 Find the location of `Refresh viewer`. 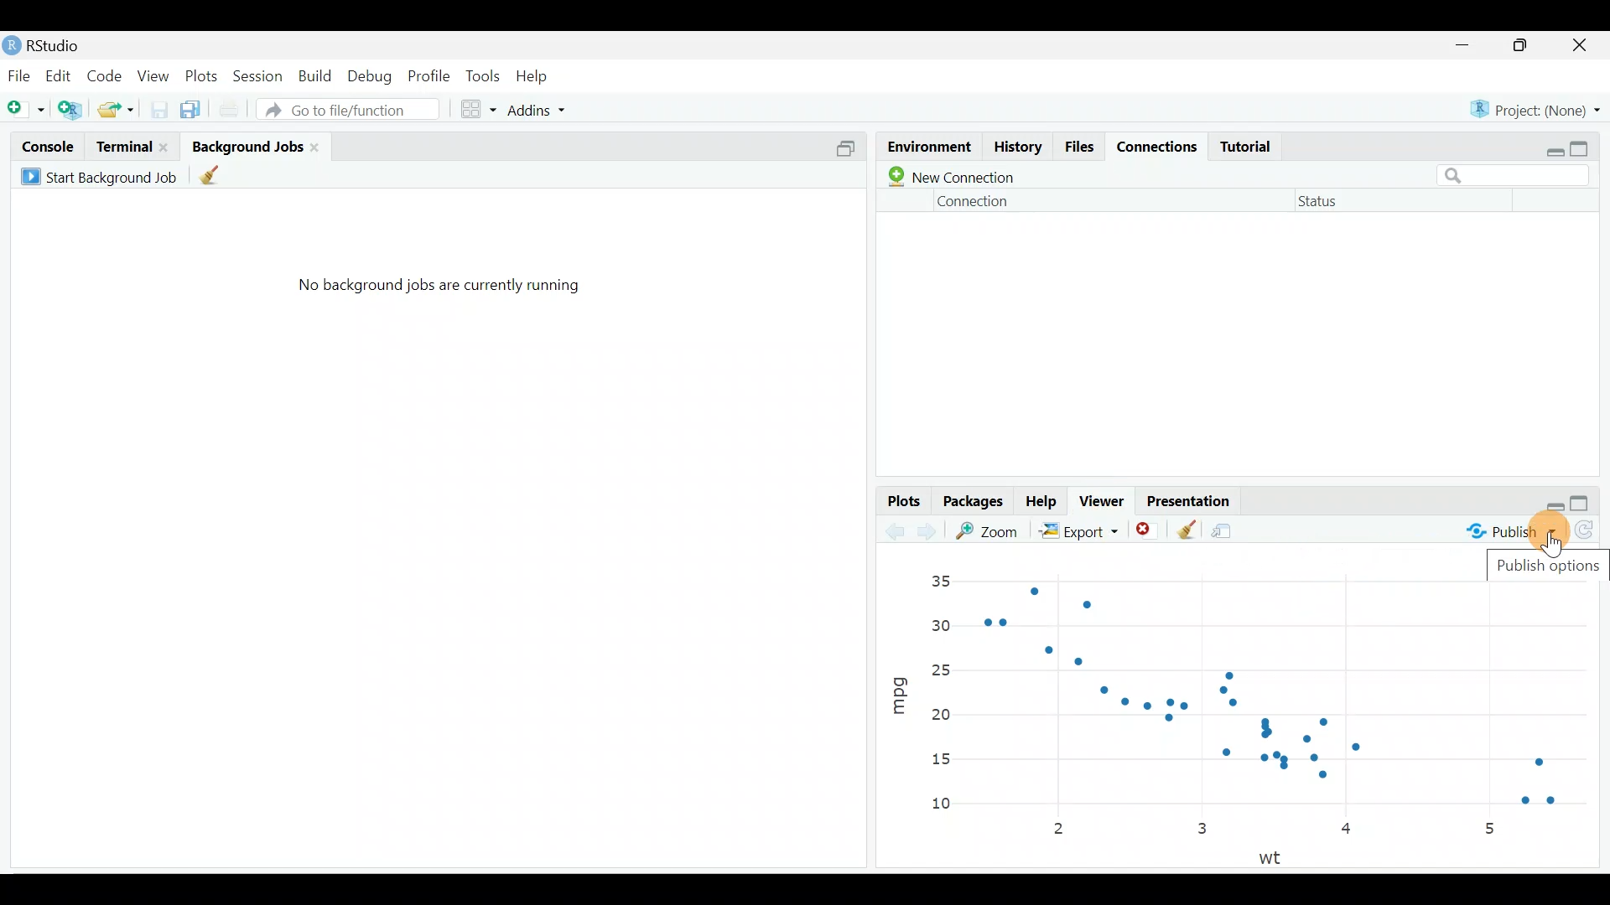

Refresh viewer is located at coordinates (1591, 533).